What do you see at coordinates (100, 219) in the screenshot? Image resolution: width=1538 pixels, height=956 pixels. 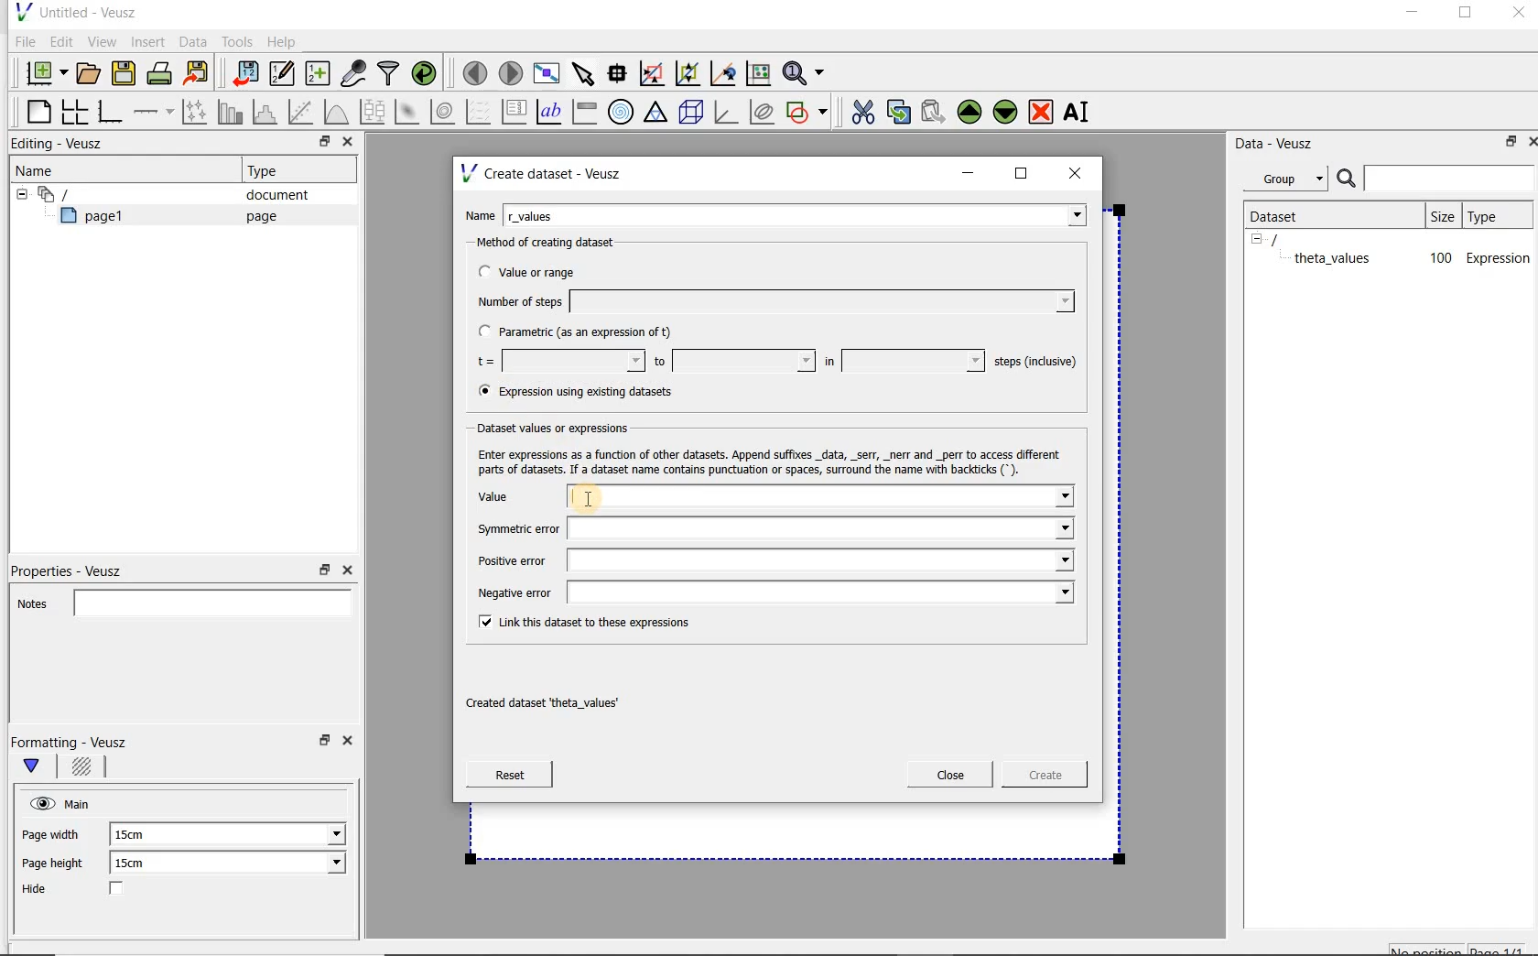 I see `page1` at bounding box center [100, 219].